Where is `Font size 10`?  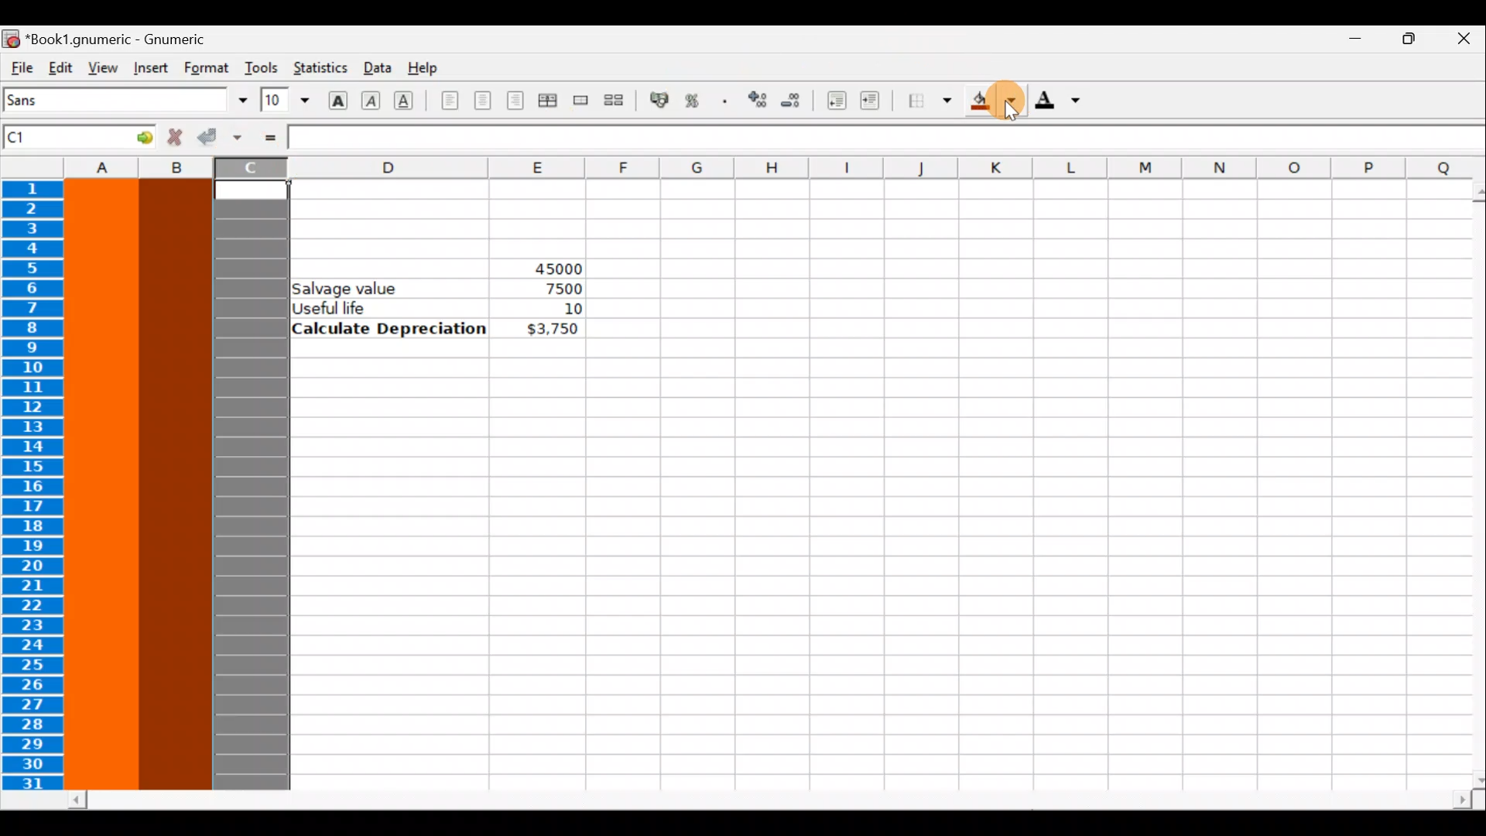 Font size 10 is located at coordinates (280, 101).